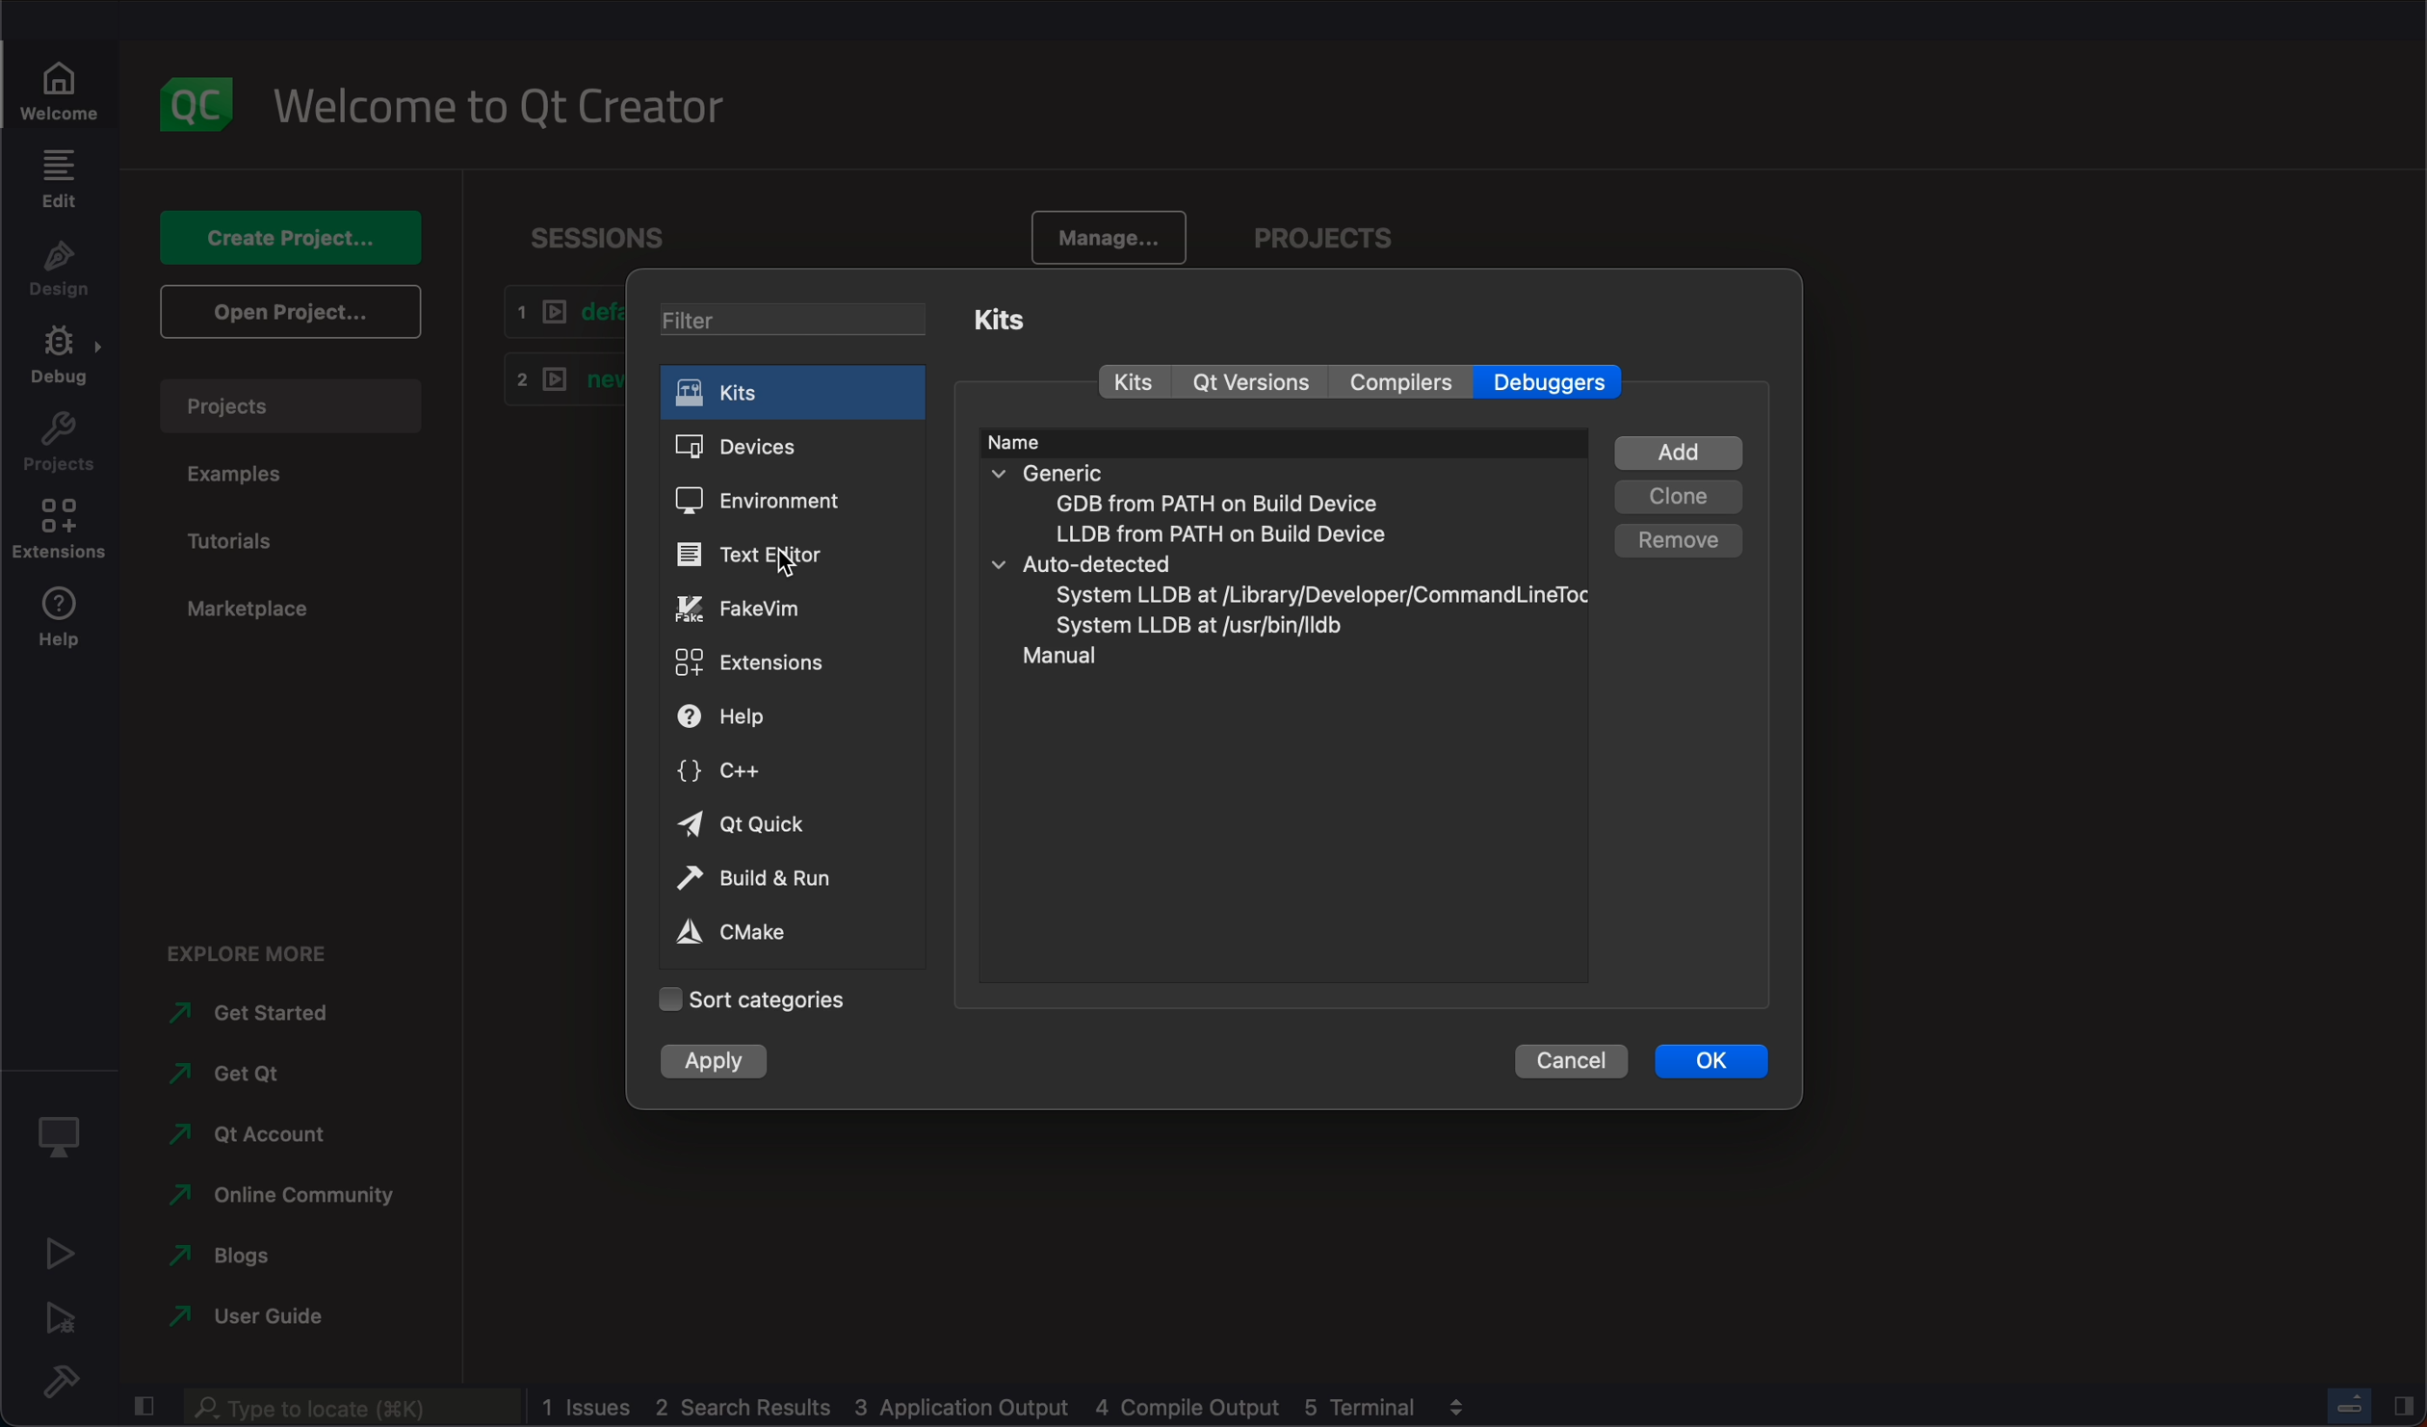 This screenshot has width=2427, height=1427. I want to click on account, so click(255, 1137).